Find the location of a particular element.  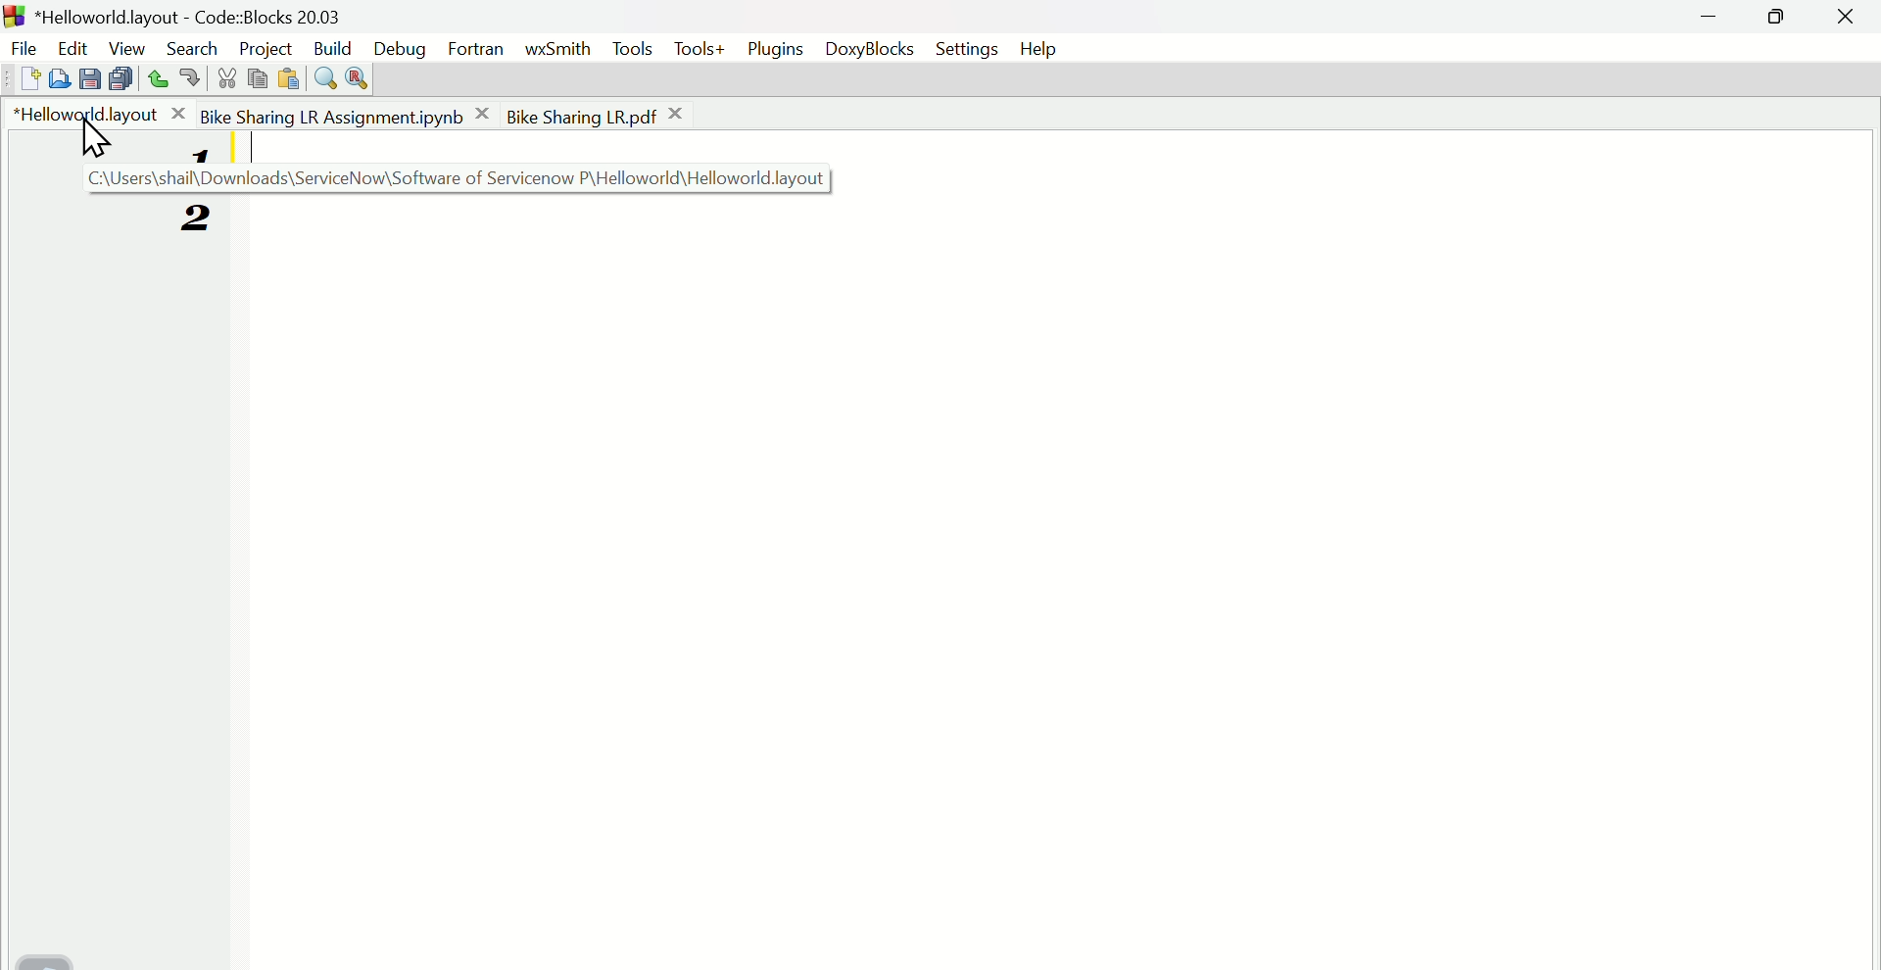

Close is located at coordinates (1850, 21).